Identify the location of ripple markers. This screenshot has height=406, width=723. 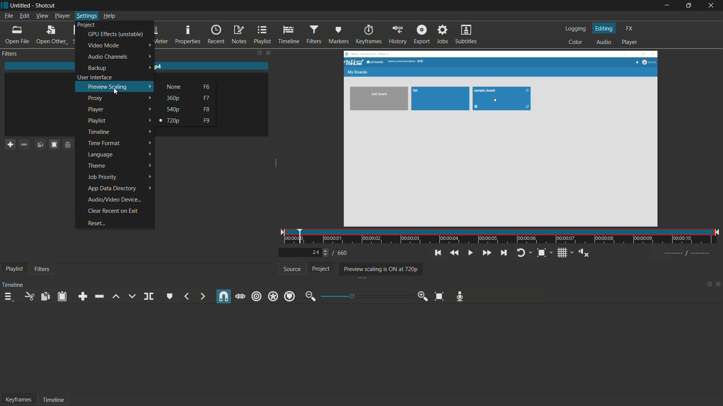
(290, 296).